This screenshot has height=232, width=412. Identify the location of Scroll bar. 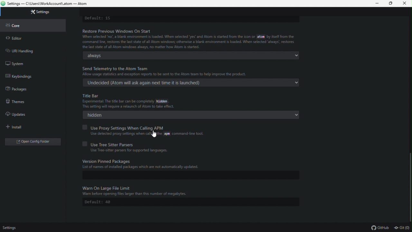
(409, 186).